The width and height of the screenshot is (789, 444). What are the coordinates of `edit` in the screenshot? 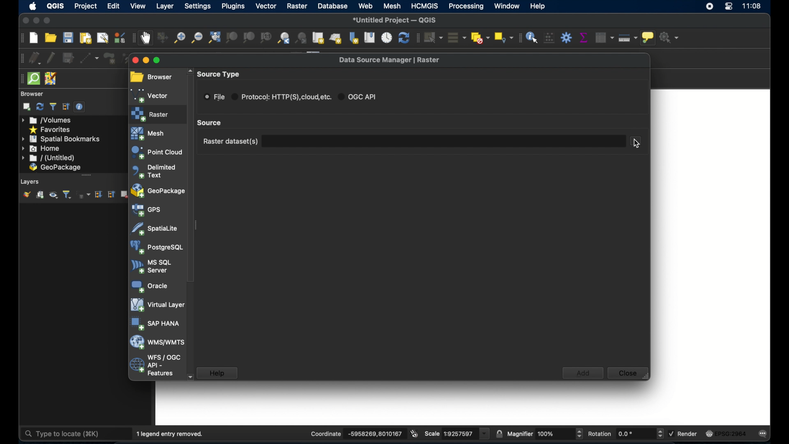 It's located at (114, 7).